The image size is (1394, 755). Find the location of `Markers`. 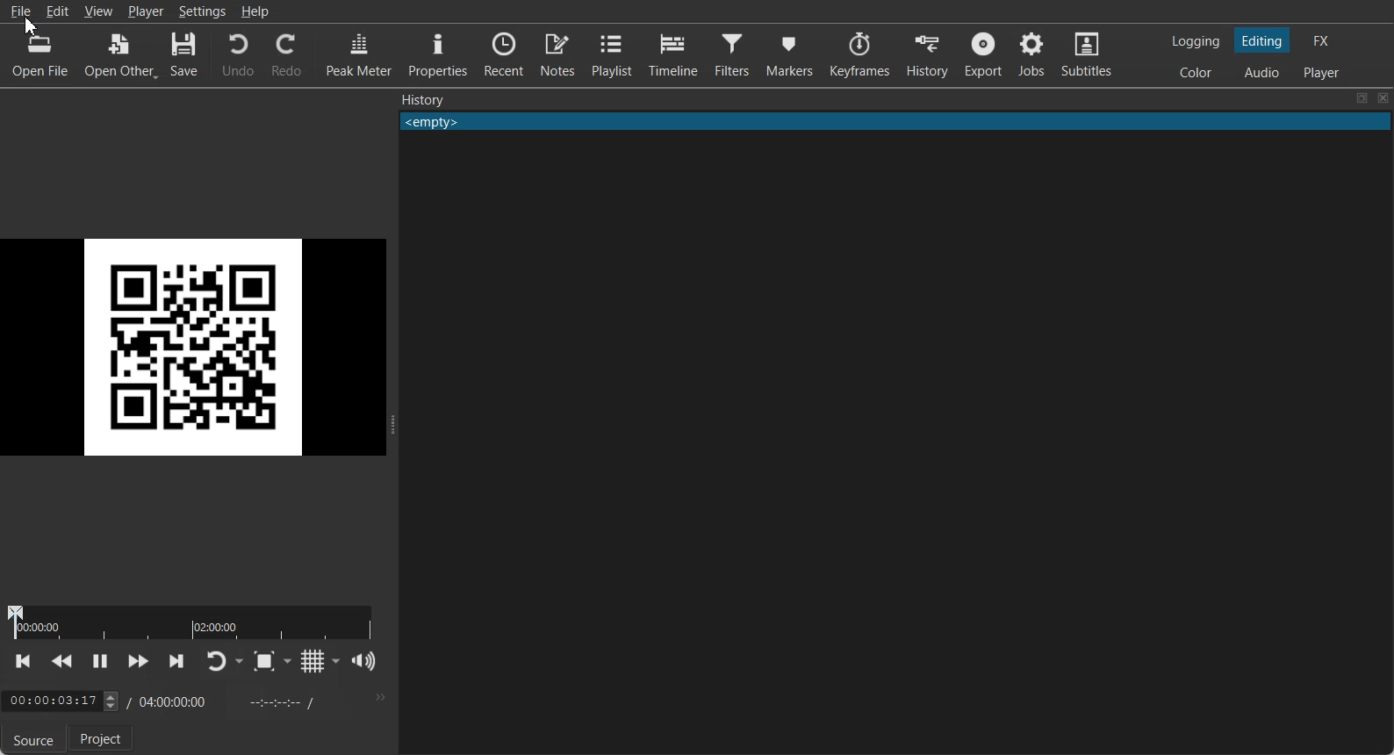

Markers is located at coordinates (790, 54).